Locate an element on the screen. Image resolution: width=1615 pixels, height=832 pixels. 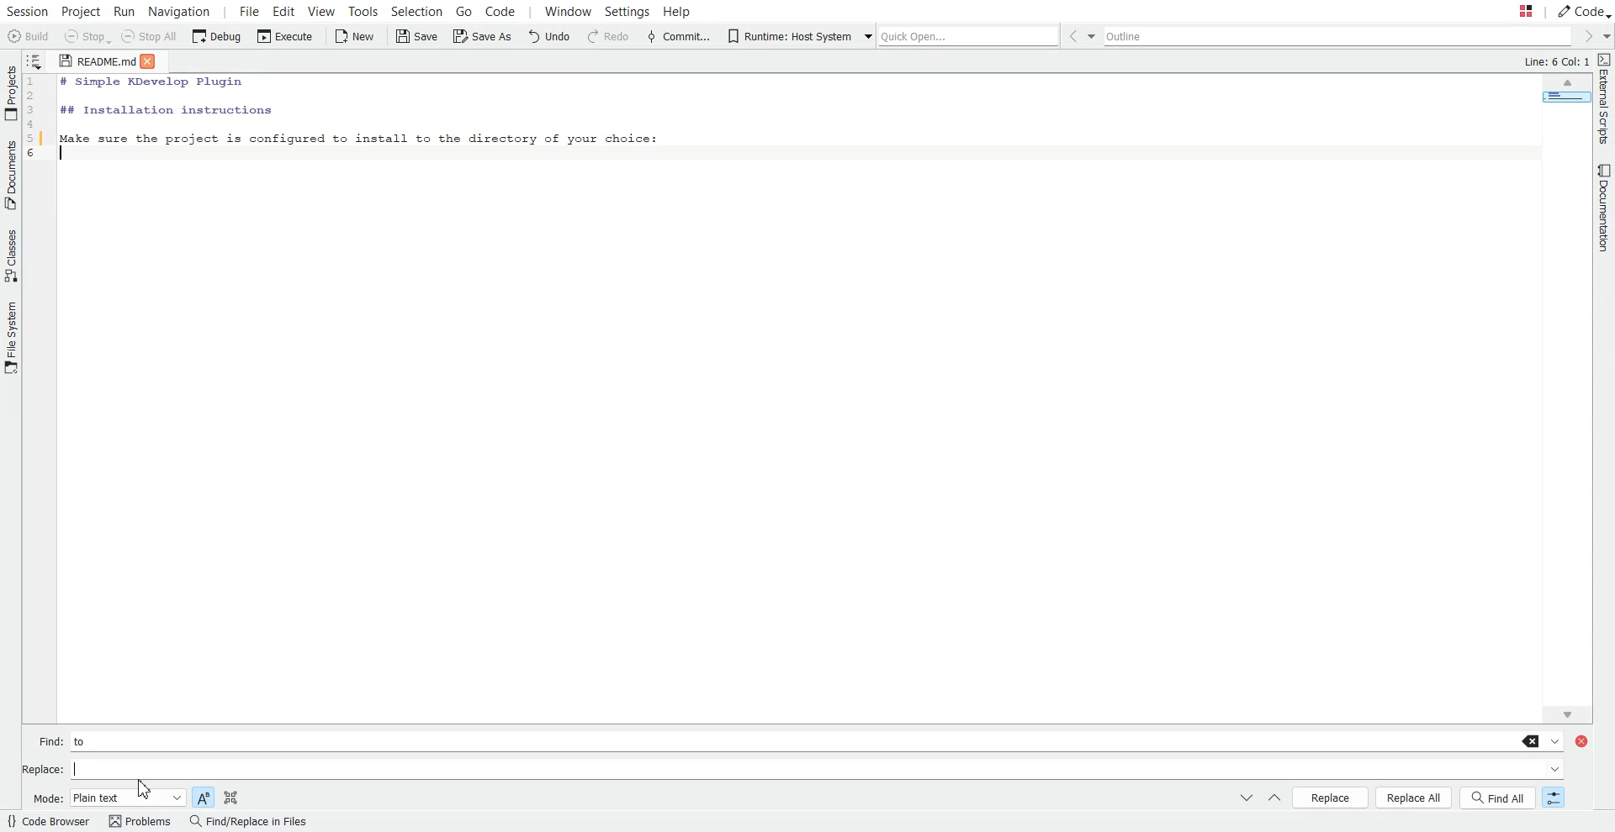
Switch to next is located at coordinates (1247, 798).